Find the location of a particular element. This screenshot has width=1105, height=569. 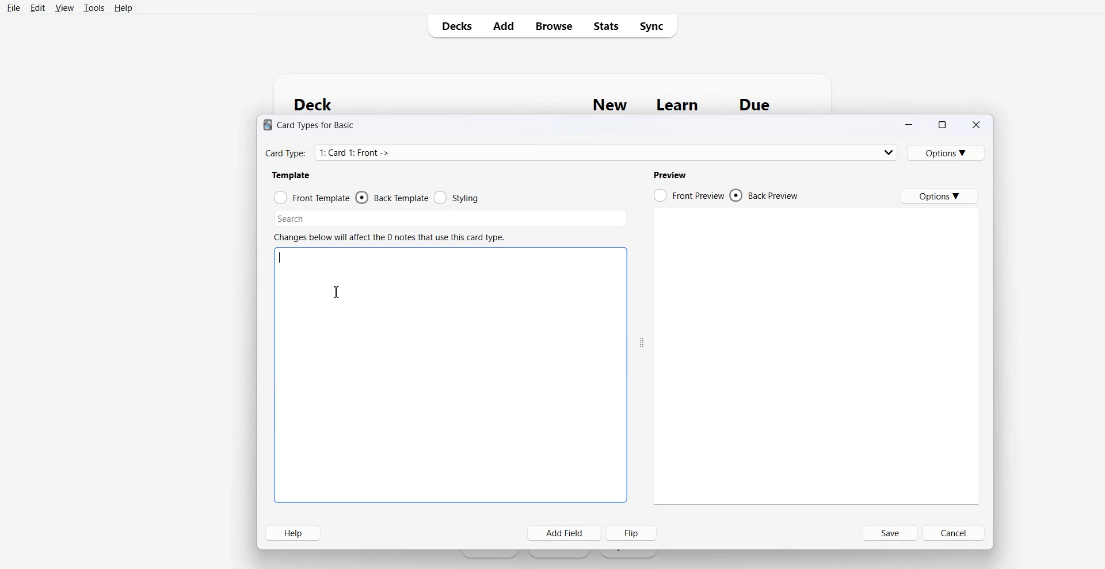

Help is located at coordinates (123, 8).